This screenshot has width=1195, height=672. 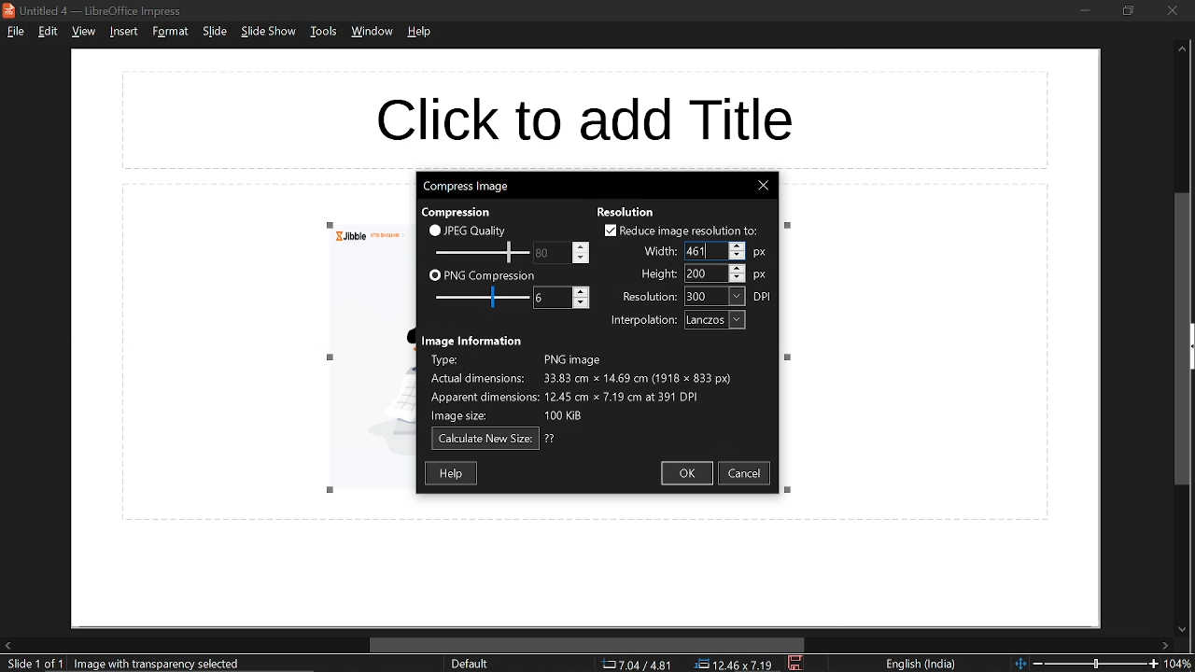 I want to click on help, so click(x=420, y=35).